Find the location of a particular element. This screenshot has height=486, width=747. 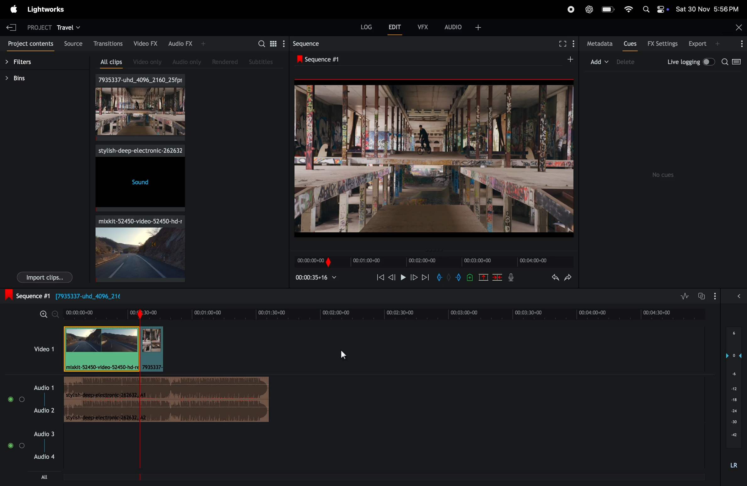

date and time is located at coordinates (707, 9).